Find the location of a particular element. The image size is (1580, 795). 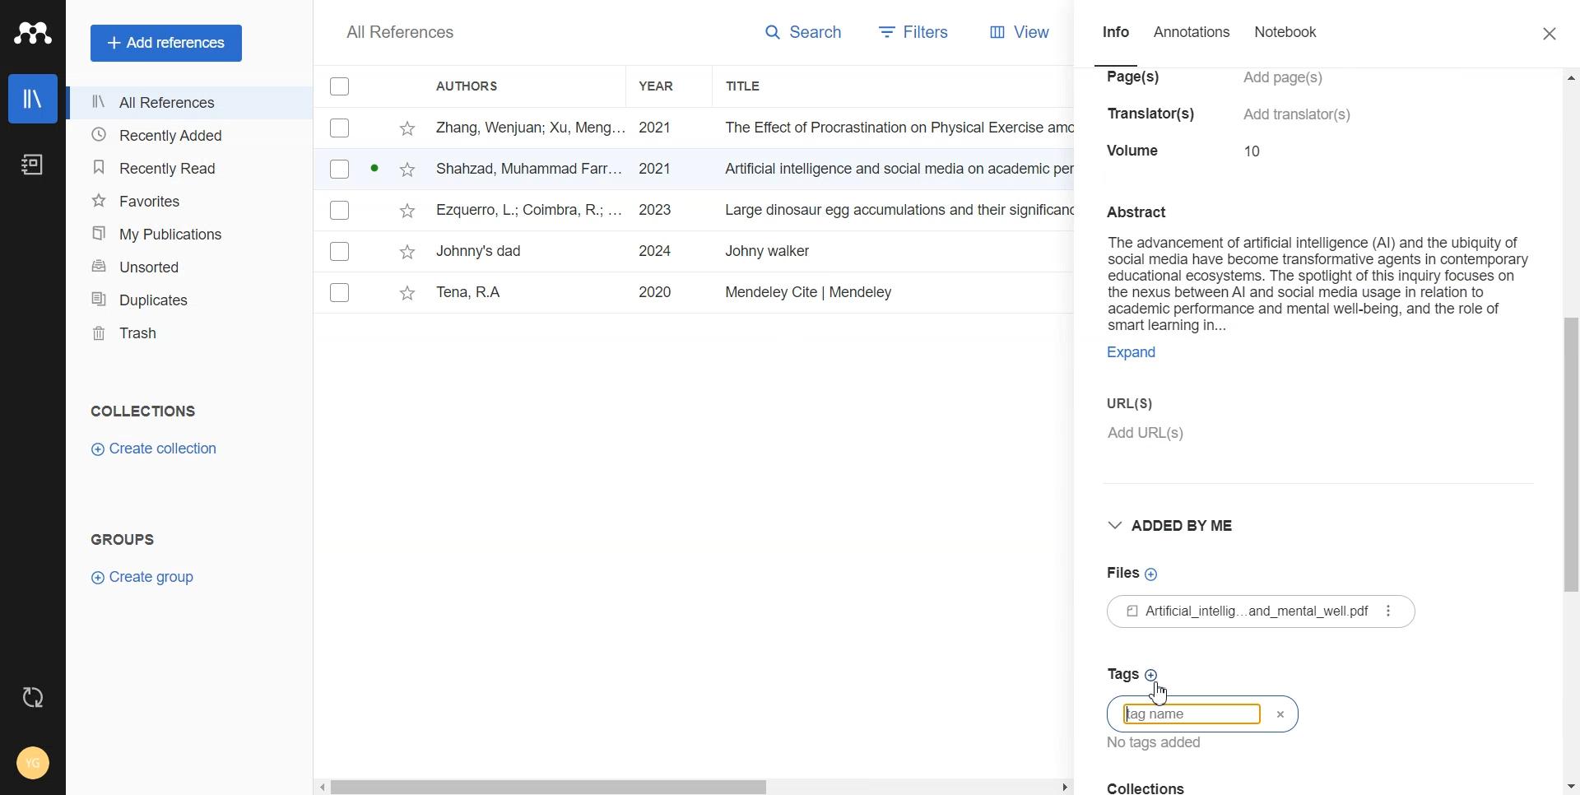

Collection is located at coordinates (145, 411).